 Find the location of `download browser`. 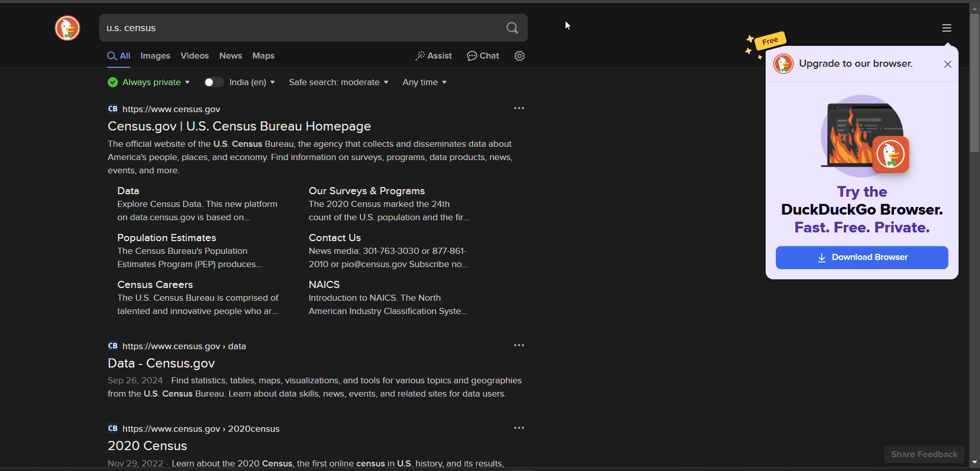

download browser is located at coordinates (862, 259).